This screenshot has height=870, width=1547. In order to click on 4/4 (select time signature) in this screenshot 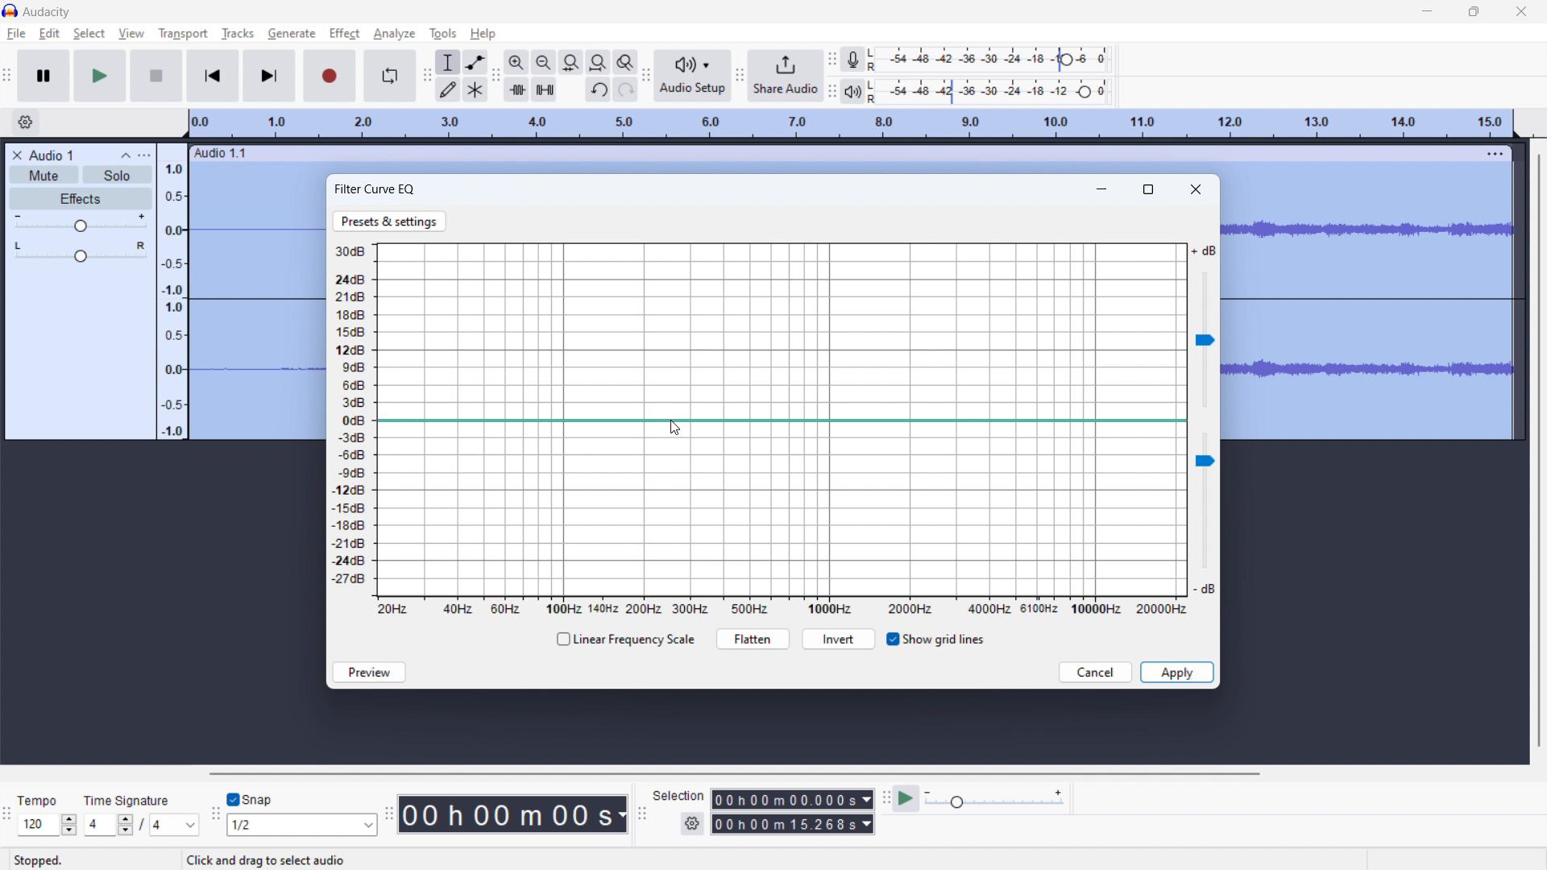, I will do `click(141, 824)`.